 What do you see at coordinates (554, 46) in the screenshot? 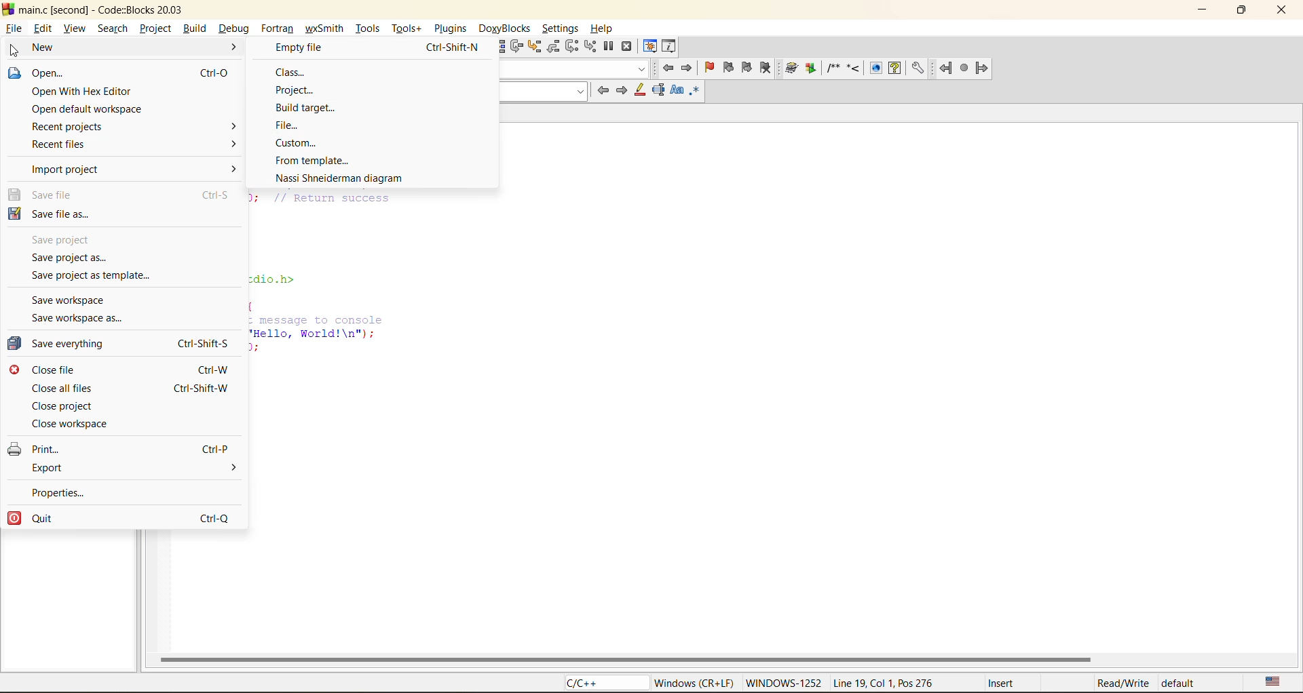
I see `step out` at bounding box center [554, 46].